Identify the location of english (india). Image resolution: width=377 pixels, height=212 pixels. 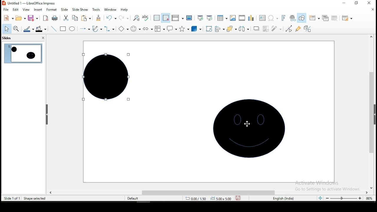
(285, 198).